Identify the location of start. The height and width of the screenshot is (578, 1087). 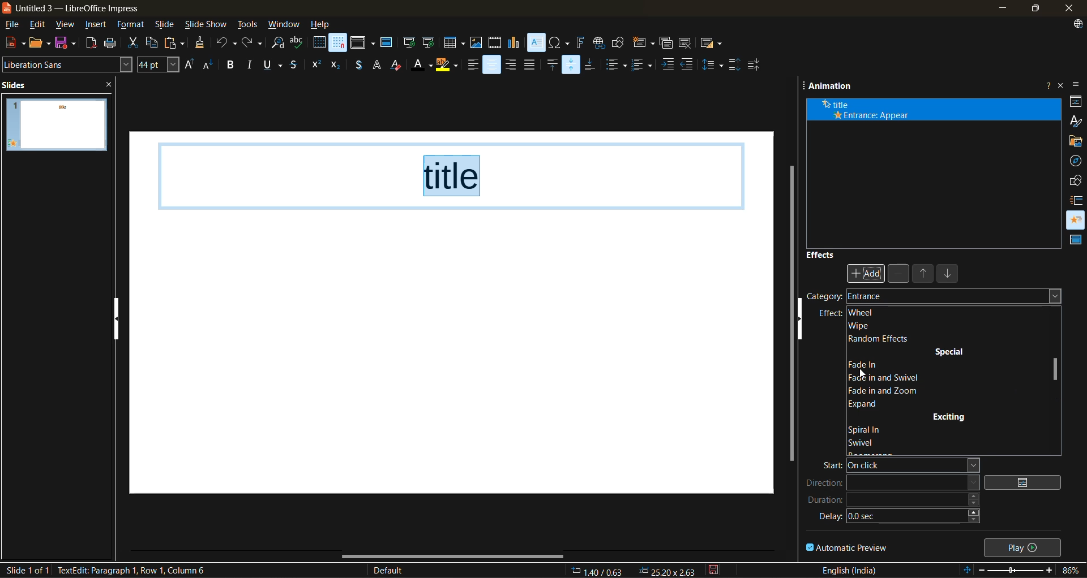
(895, 467).